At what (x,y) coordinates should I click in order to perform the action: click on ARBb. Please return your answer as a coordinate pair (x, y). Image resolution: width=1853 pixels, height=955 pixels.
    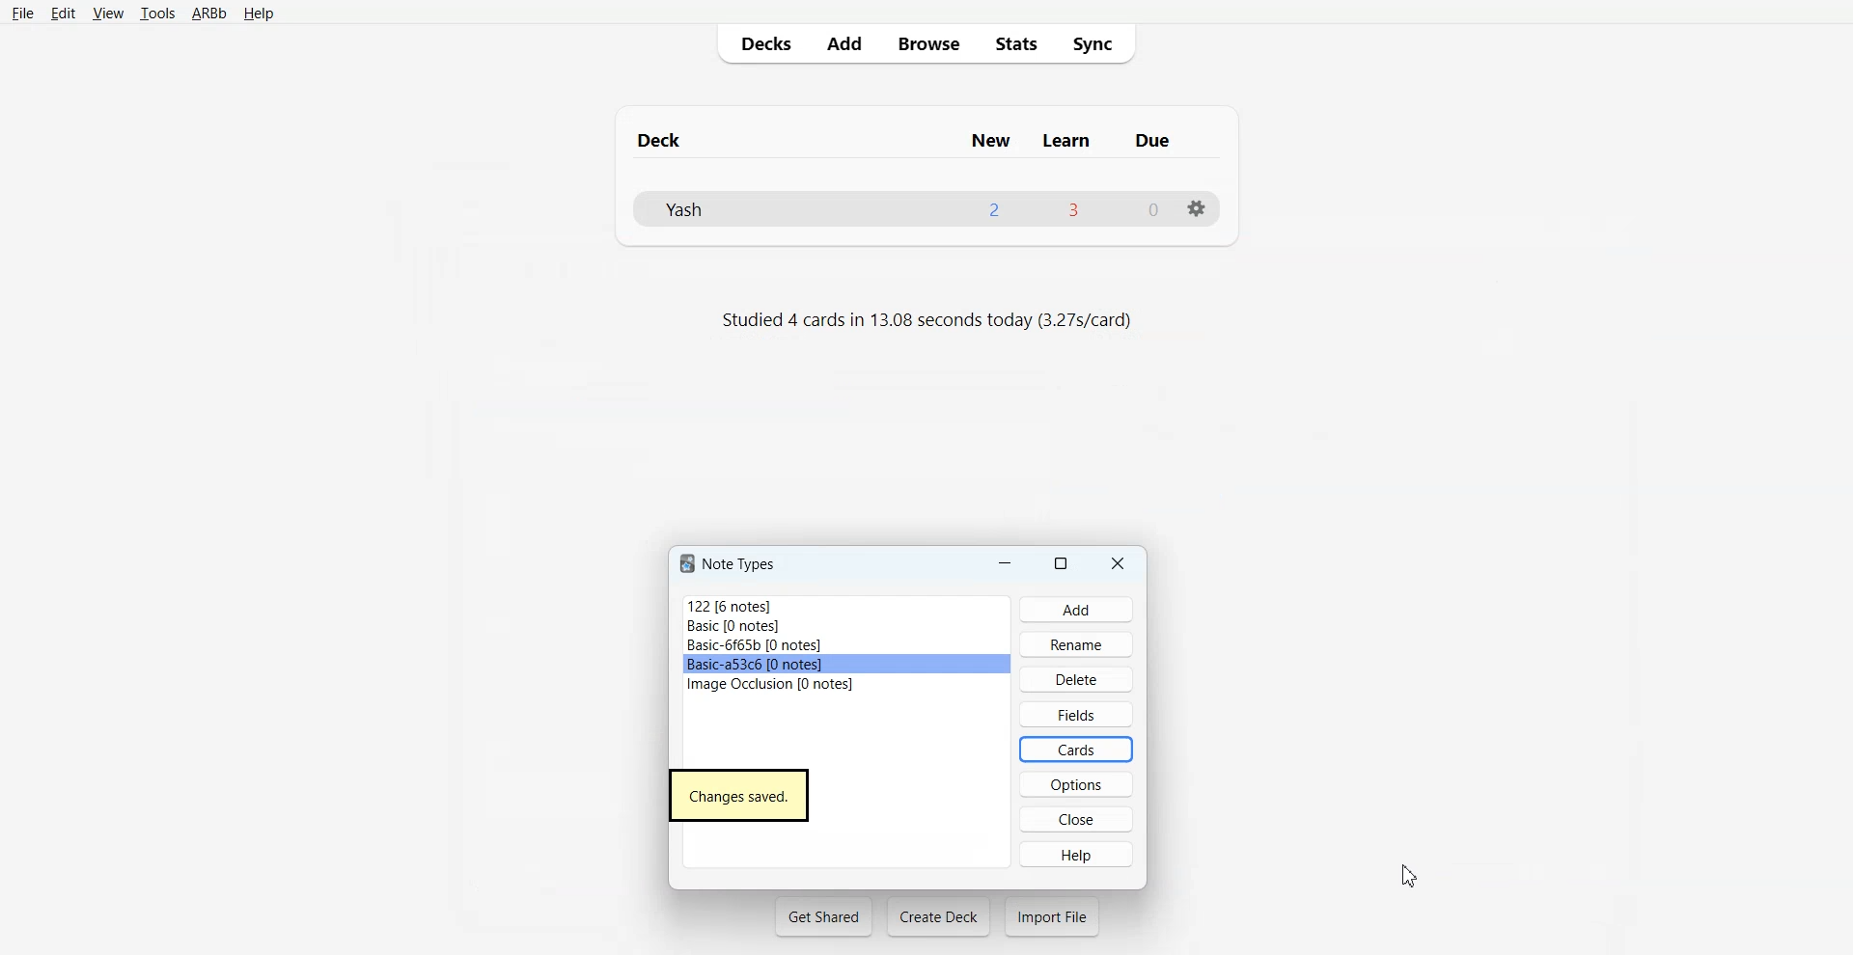
    Looking at the image, I should click on (207, 14).